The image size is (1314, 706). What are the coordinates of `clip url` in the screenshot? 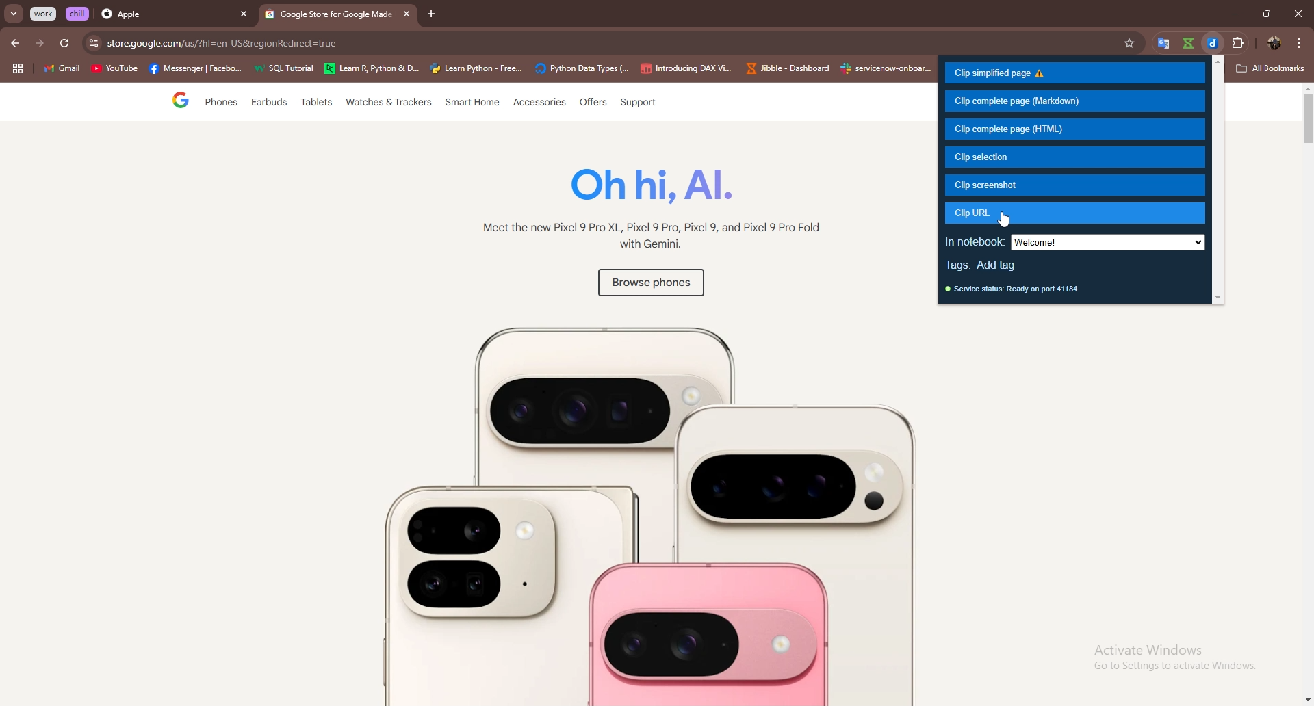 It's located at (1077, 213).